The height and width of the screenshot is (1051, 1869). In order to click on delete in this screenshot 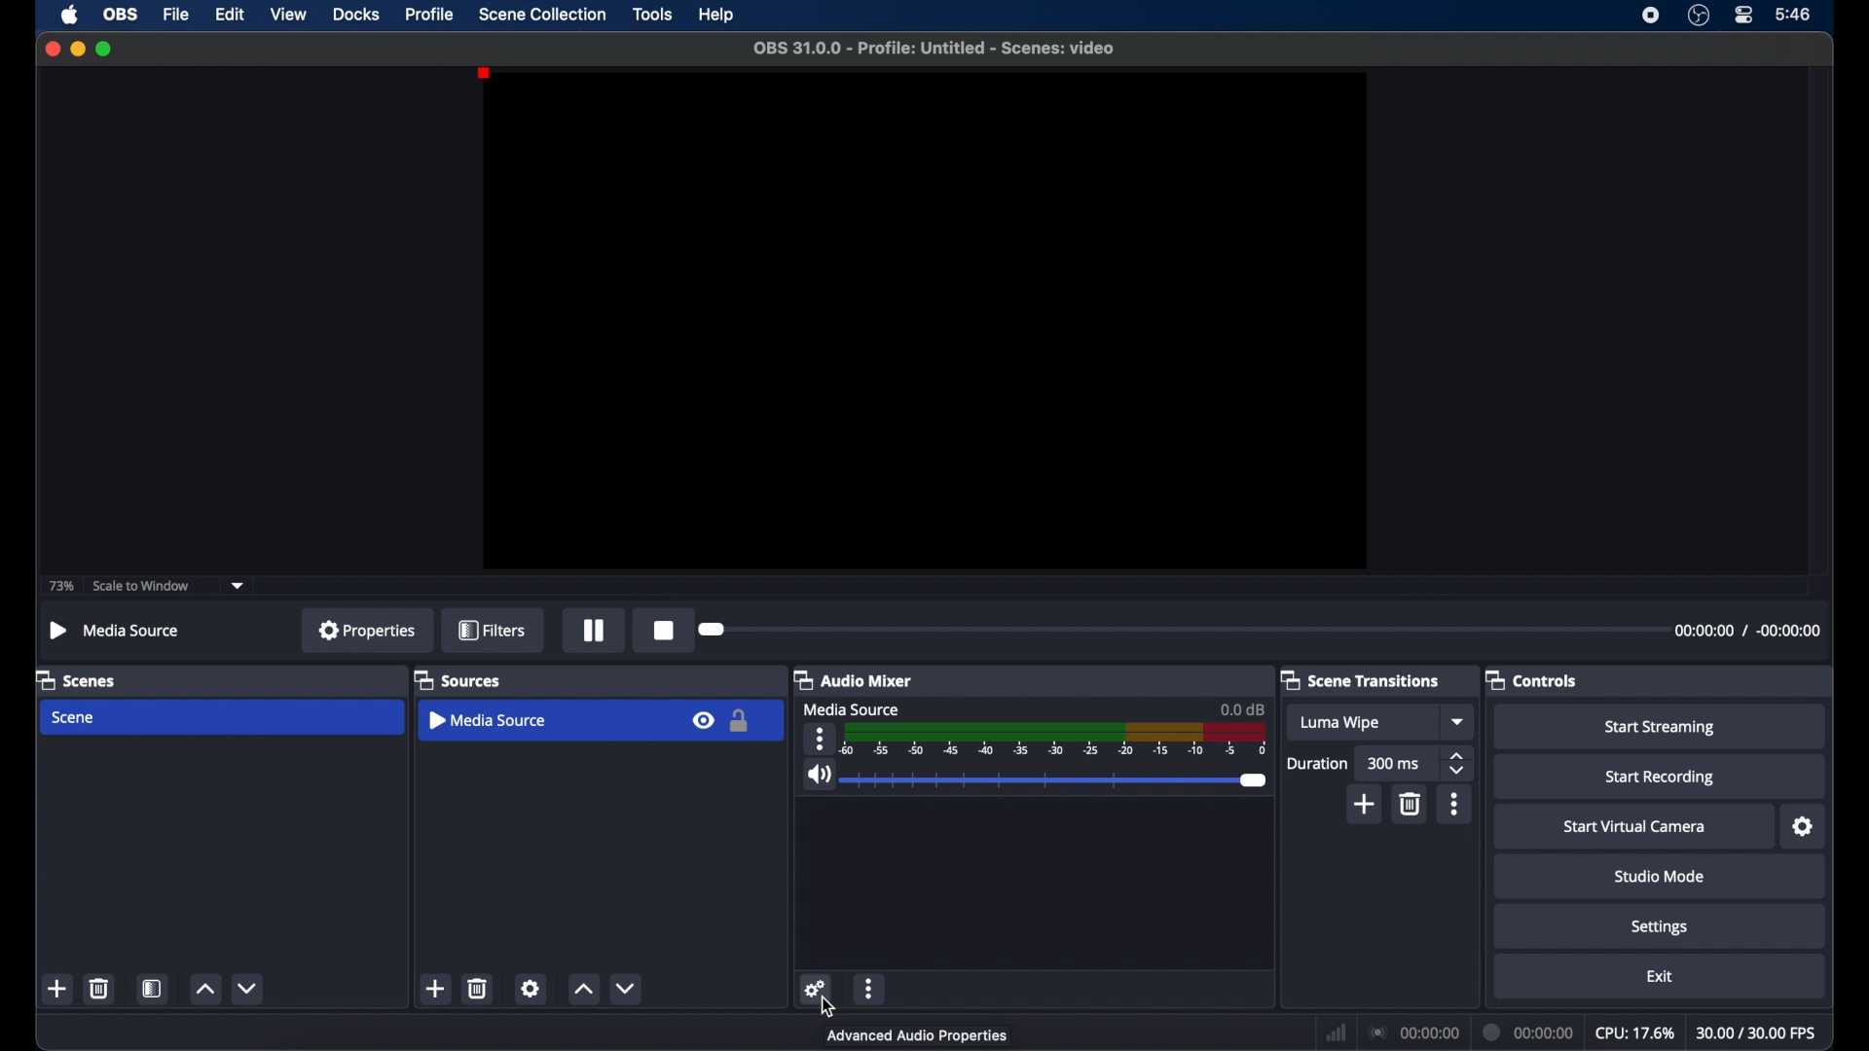, I will do `click(1409, 803)`.